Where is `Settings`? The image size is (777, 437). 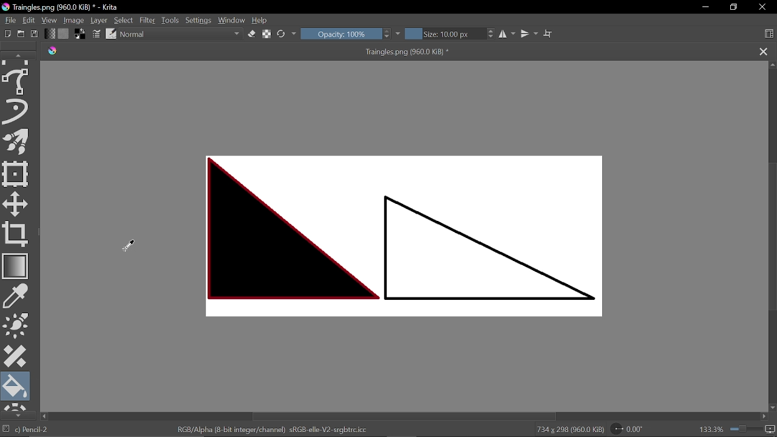 Settings is located at coordinates (198, 21).